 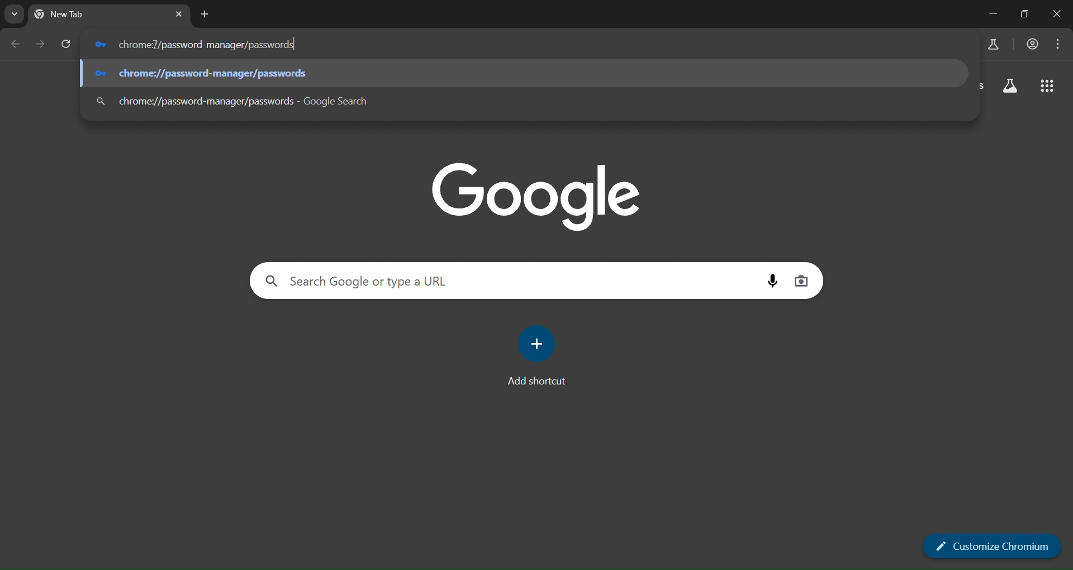 I want to click on voice search, so click(x=803, y=282).